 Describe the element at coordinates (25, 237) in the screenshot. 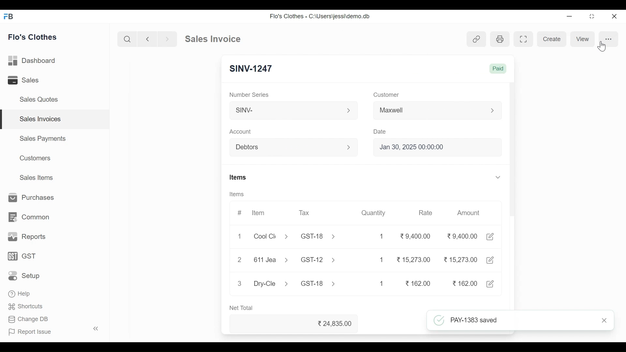

I see `Reports` at that location.